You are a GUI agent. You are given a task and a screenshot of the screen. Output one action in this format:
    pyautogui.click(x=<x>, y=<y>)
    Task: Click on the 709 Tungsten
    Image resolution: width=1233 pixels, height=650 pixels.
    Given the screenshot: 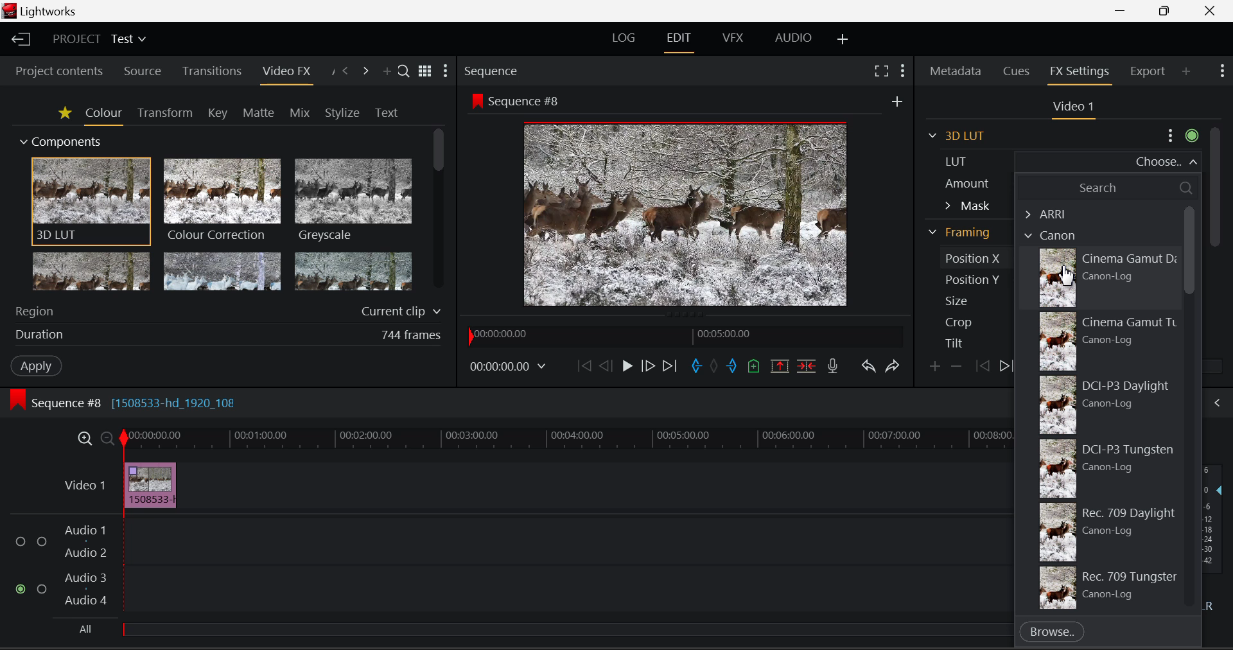 What is the action you would take?
    pyautogui.click(x=1098, y=588)
    